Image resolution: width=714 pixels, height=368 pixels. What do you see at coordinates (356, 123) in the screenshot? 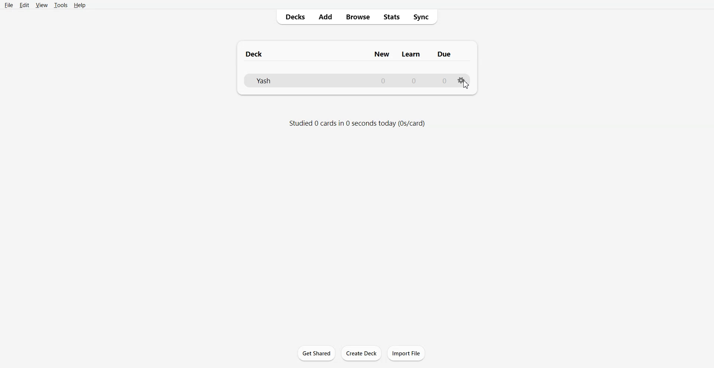
I see `Text 2` at bounding box center [356, 123].